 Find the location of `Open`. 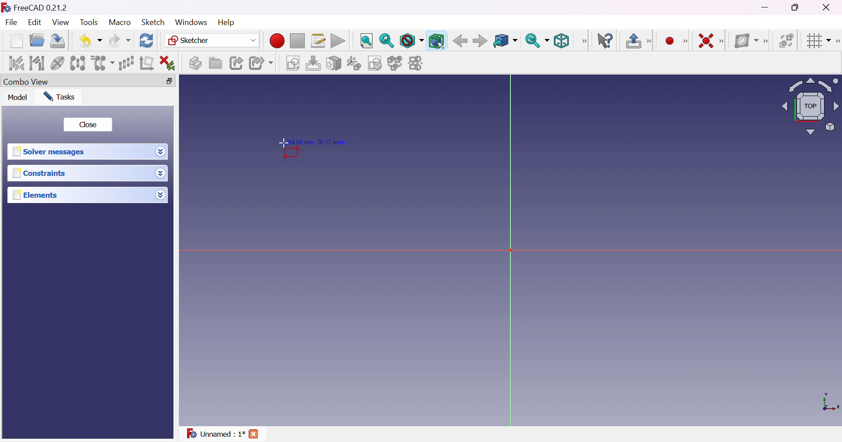

Open is located at coordinates (37, 40).